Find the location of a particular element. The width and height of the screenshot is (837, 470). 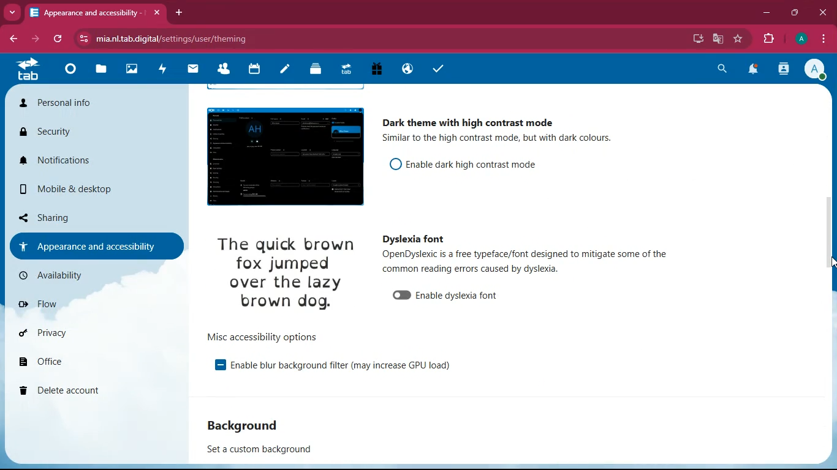

mobile is located at coordinates (84, 188).